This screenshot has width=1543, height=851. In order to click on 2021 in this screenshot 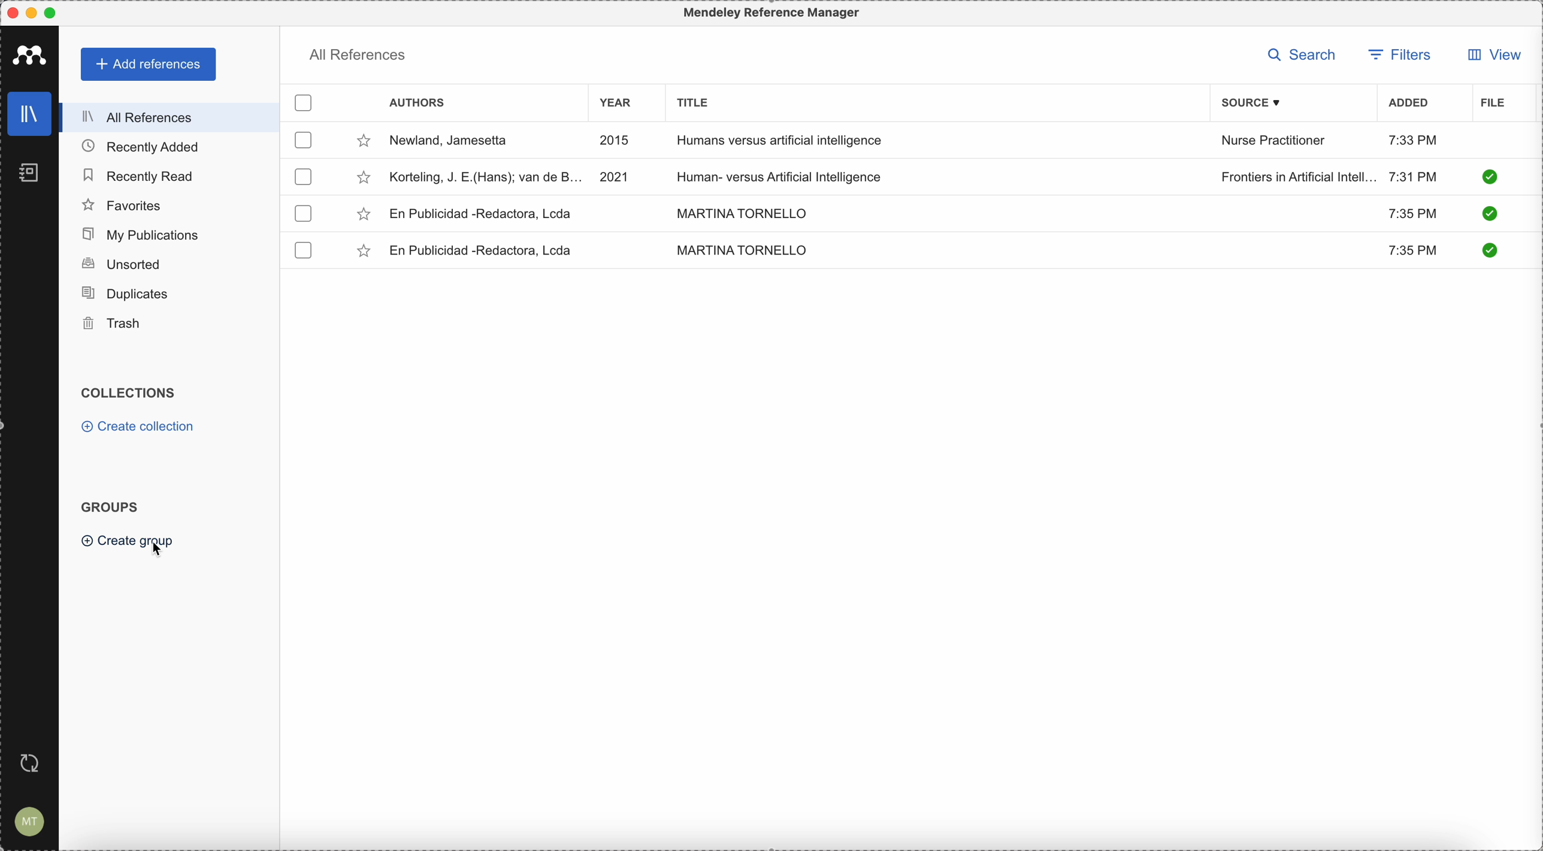, I will do `click(615, 175)`.